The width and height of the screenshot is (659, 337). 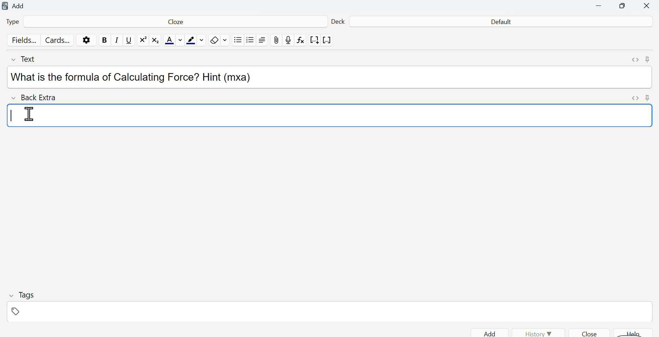 What do you see at coordinates (314, 41) in the screenshot?
I see `notation` at bounding box center [314, 41].